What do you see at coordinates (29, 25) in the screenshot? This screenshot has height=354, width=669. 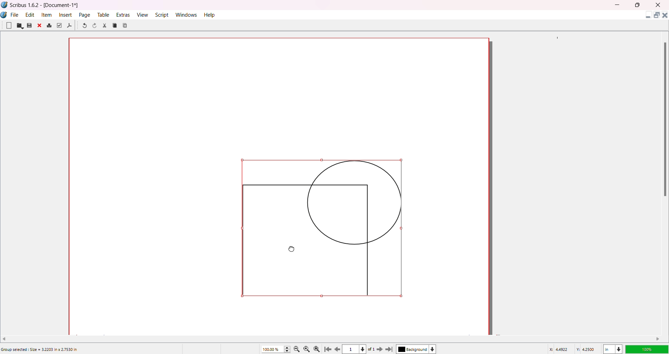 I see `Save` at bounding box center [29, 25].